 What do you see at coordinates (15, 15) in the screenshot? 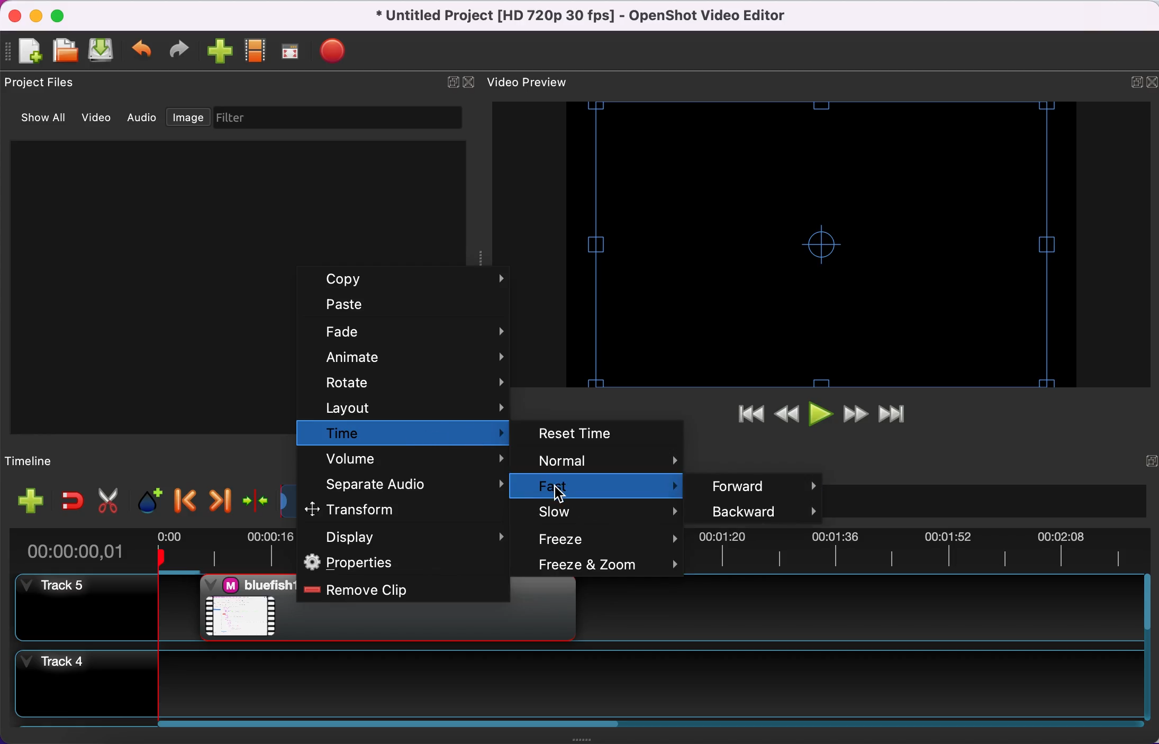
I see `close` at bounding box center [15, 15].